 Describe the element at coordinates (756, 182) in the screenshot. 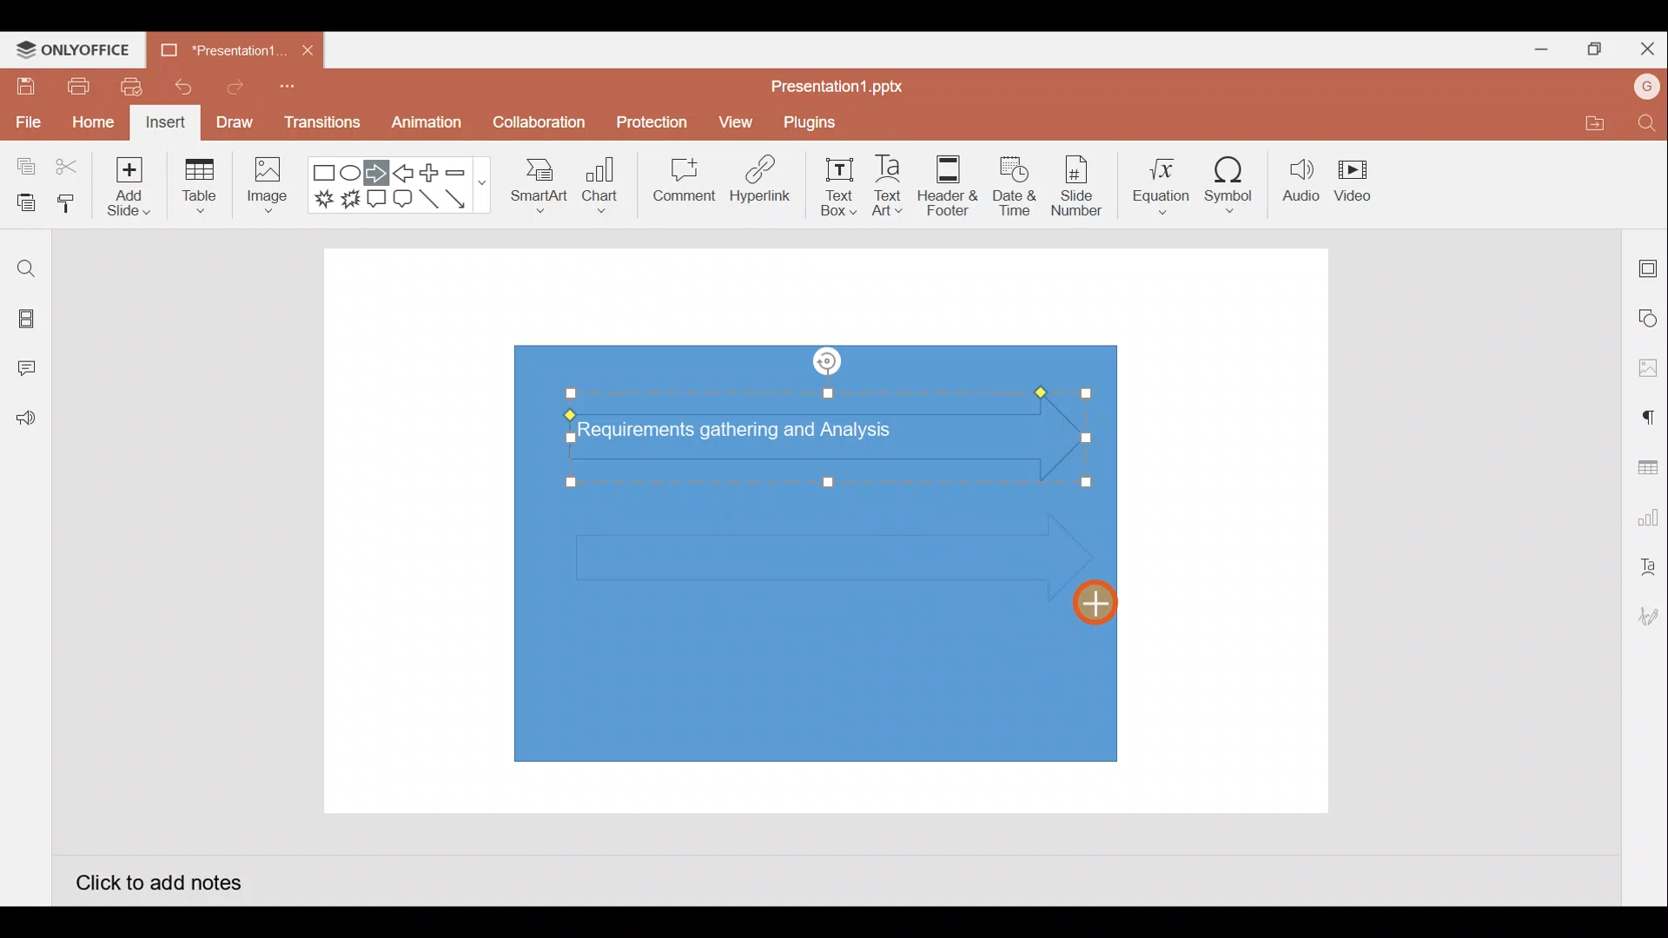

I see `Hyperlink` at that location.